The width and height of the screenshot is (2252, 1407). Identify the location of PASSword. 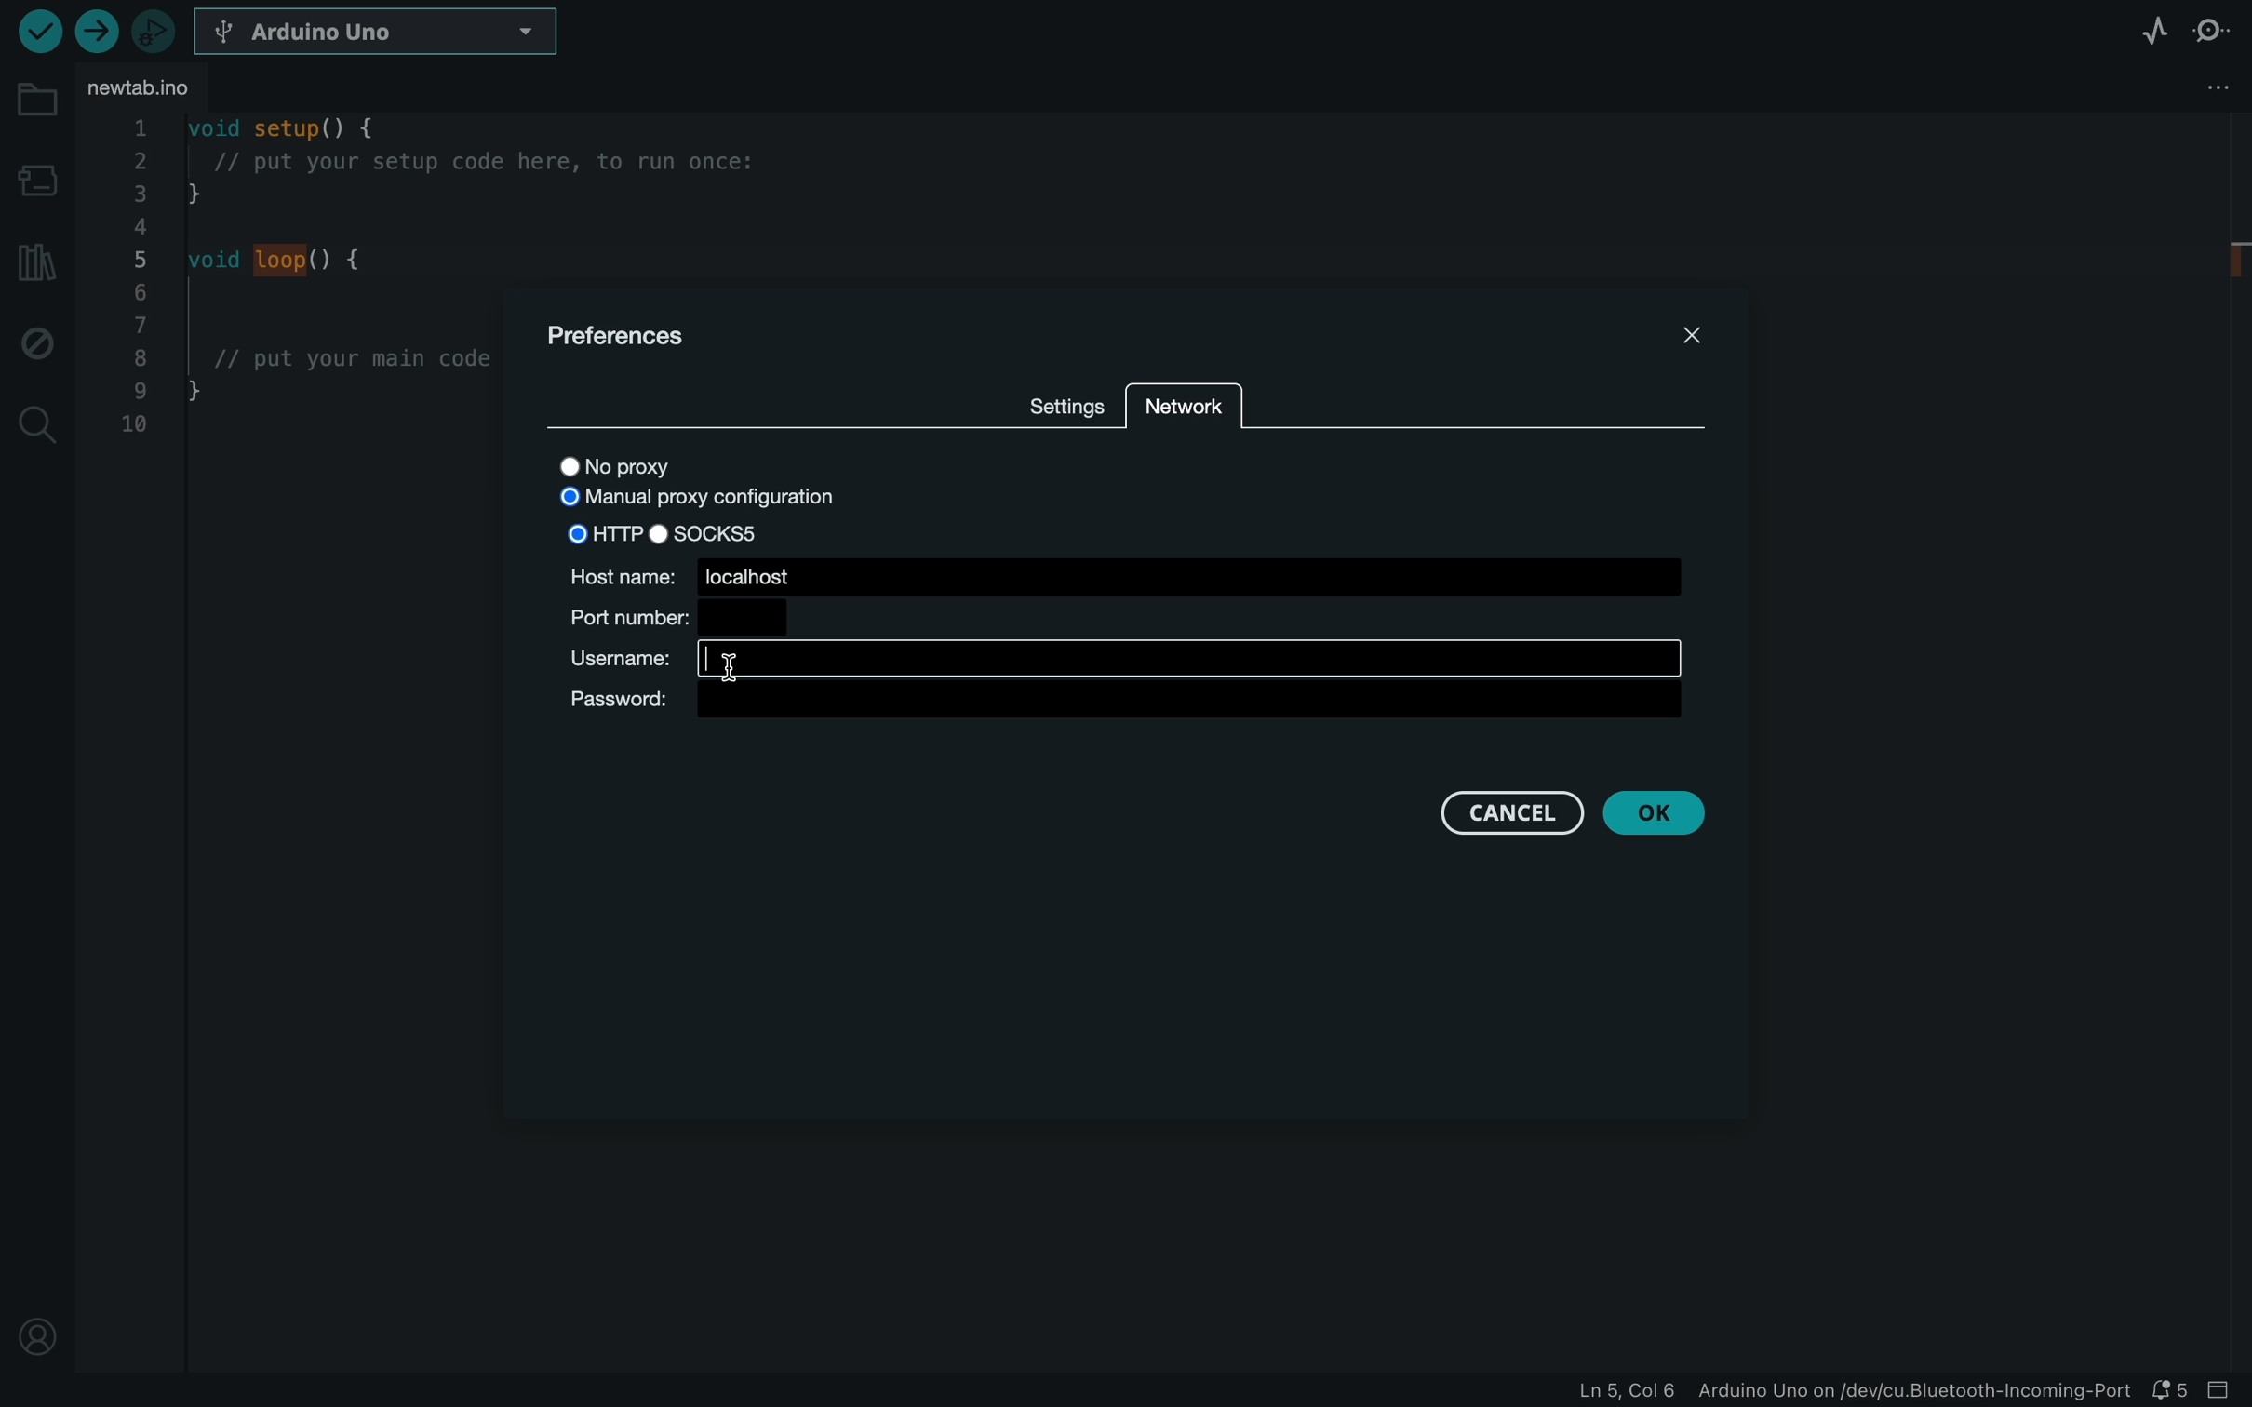
(1123, 702).